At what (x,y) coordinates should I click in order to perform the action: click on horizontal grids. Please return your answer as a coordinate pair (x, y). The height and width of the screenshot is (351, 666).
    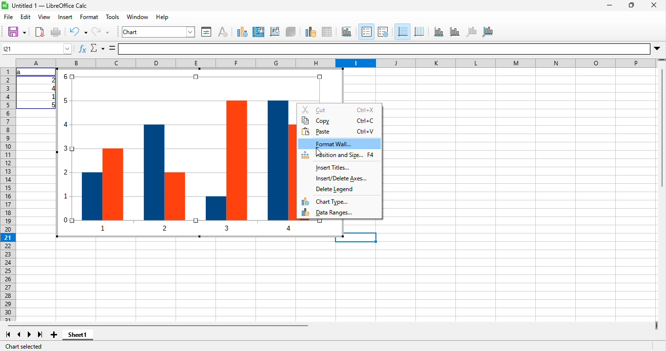
    Looking at the image, I should click on (402, 32).